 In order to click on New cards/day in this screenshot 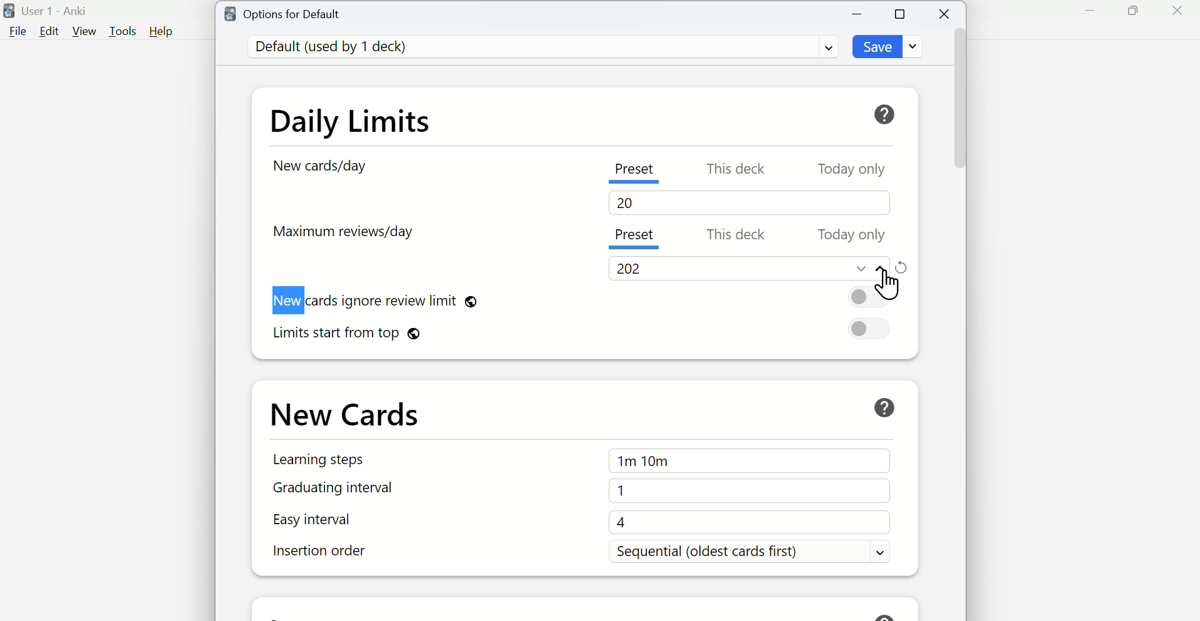, I will do `click(323, 166)`.